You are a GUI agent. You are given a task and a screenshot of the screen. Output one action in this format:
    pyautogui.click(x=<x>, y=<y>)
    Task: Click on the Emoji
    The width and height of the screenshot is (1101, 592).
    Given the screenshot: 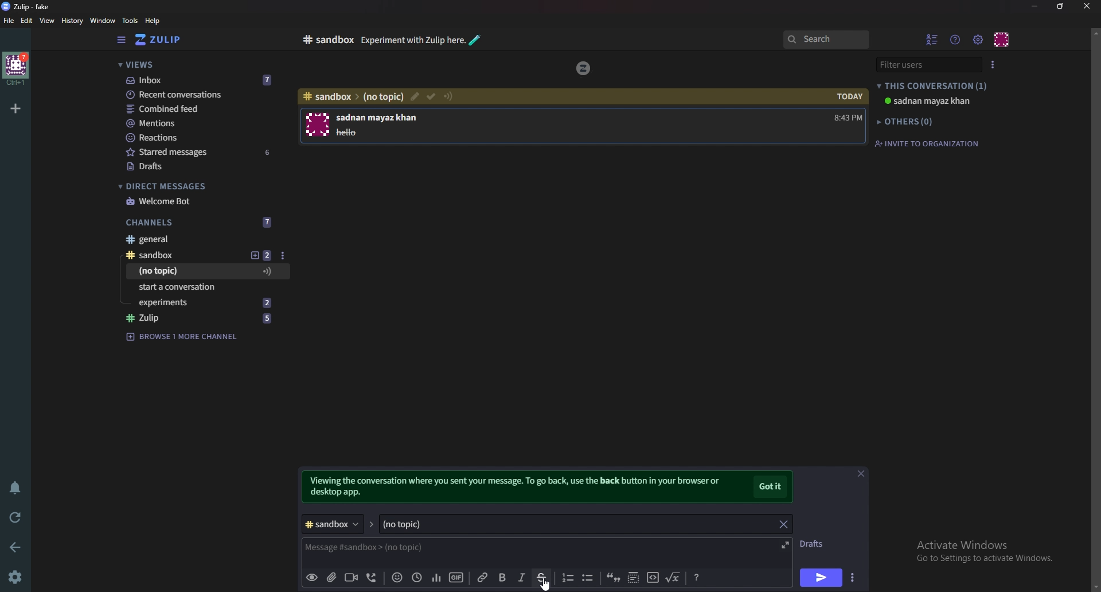 What is the action you would take?
    pyautogui.click(x=397, y=577)
    